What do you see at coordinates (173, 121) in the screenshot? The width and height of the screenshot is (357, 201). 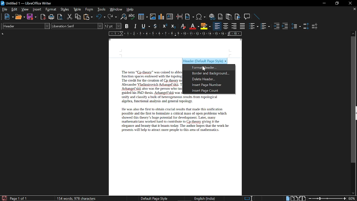 I see `Text` at bounding box center [173, 121].